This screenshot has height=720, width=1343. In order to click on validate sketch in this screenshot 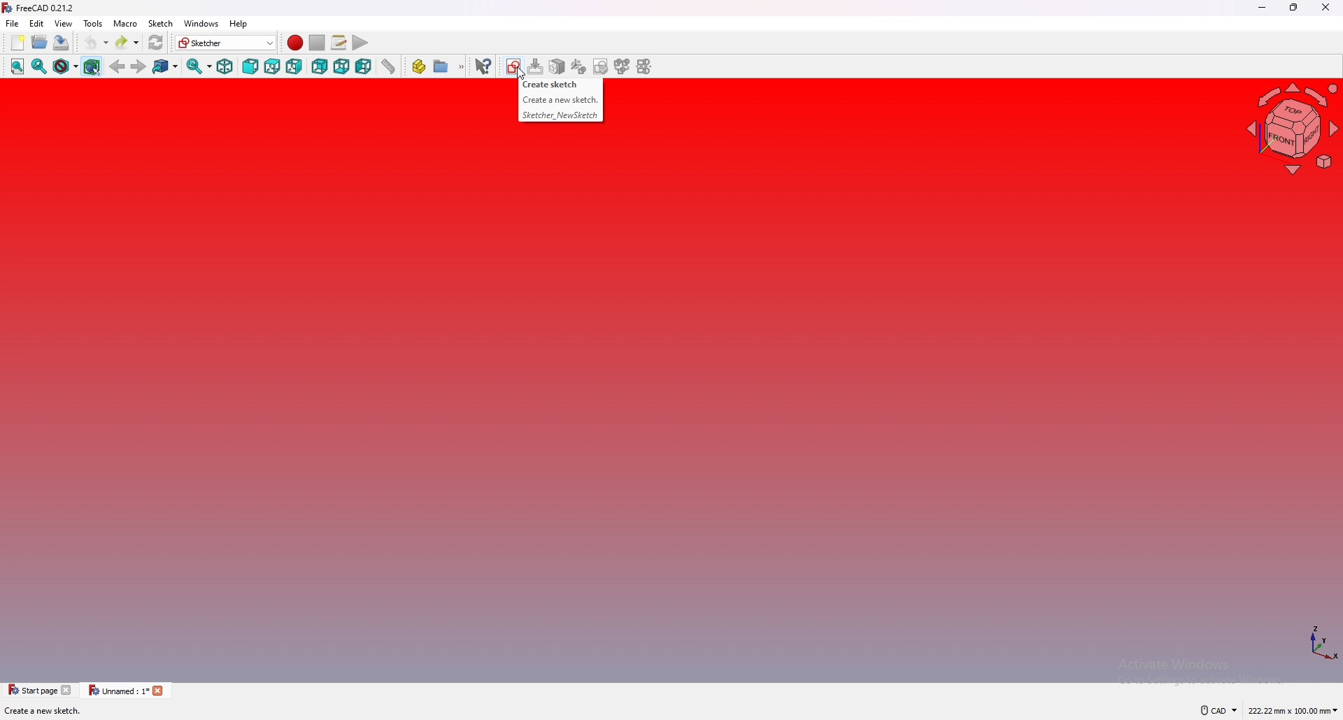, I will do `click(602, 66)`.